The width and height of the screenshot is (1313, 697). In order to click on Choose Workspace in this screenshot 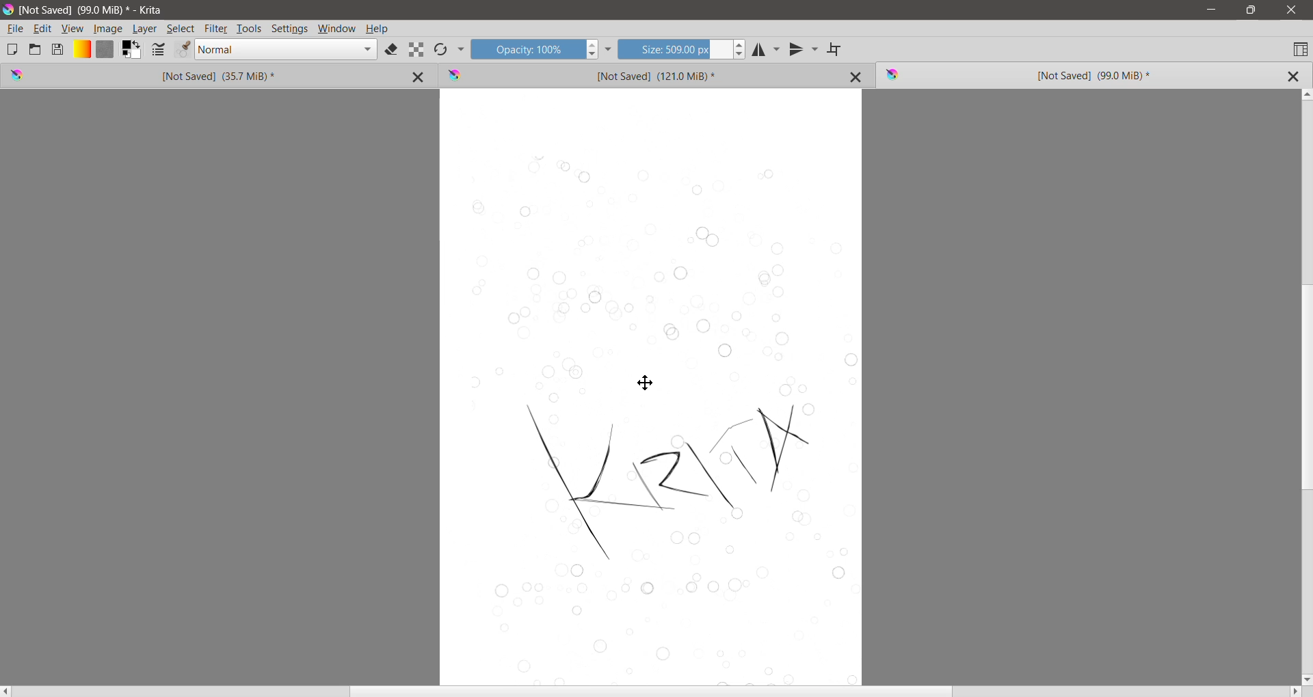, I will do `click(1300, 49)`.